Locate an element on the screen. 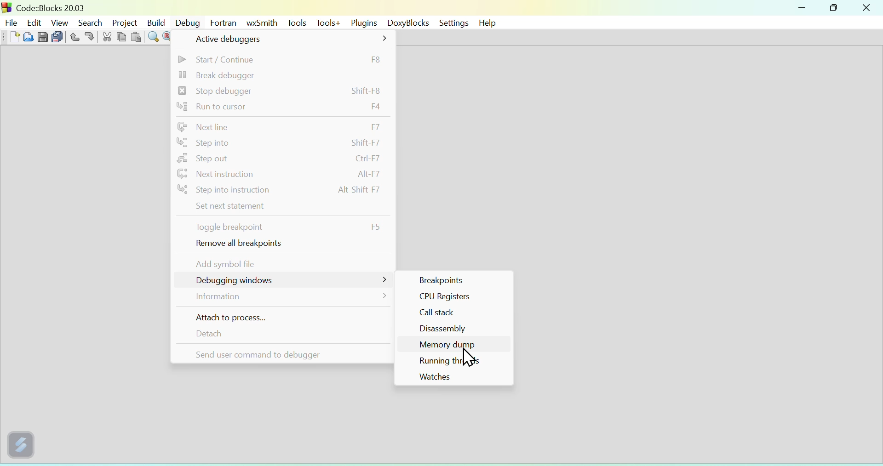  set next statement is located at coordinates (281, 207).